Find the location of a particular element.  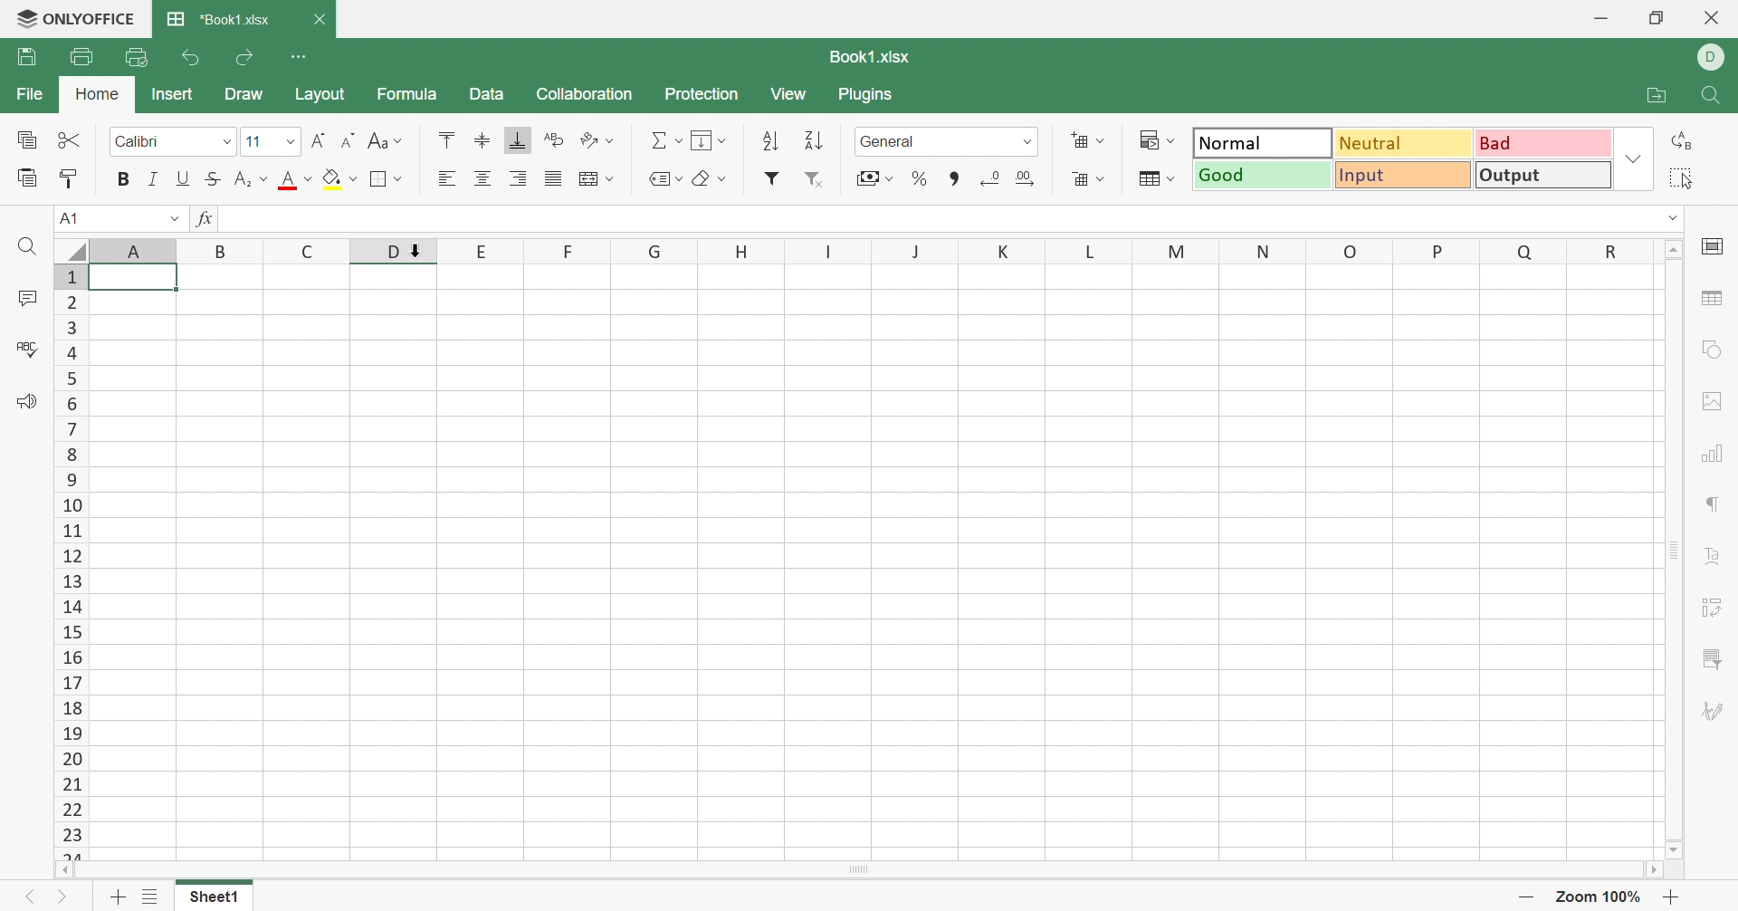

Chart settings is located at coordinates (1717, 453).